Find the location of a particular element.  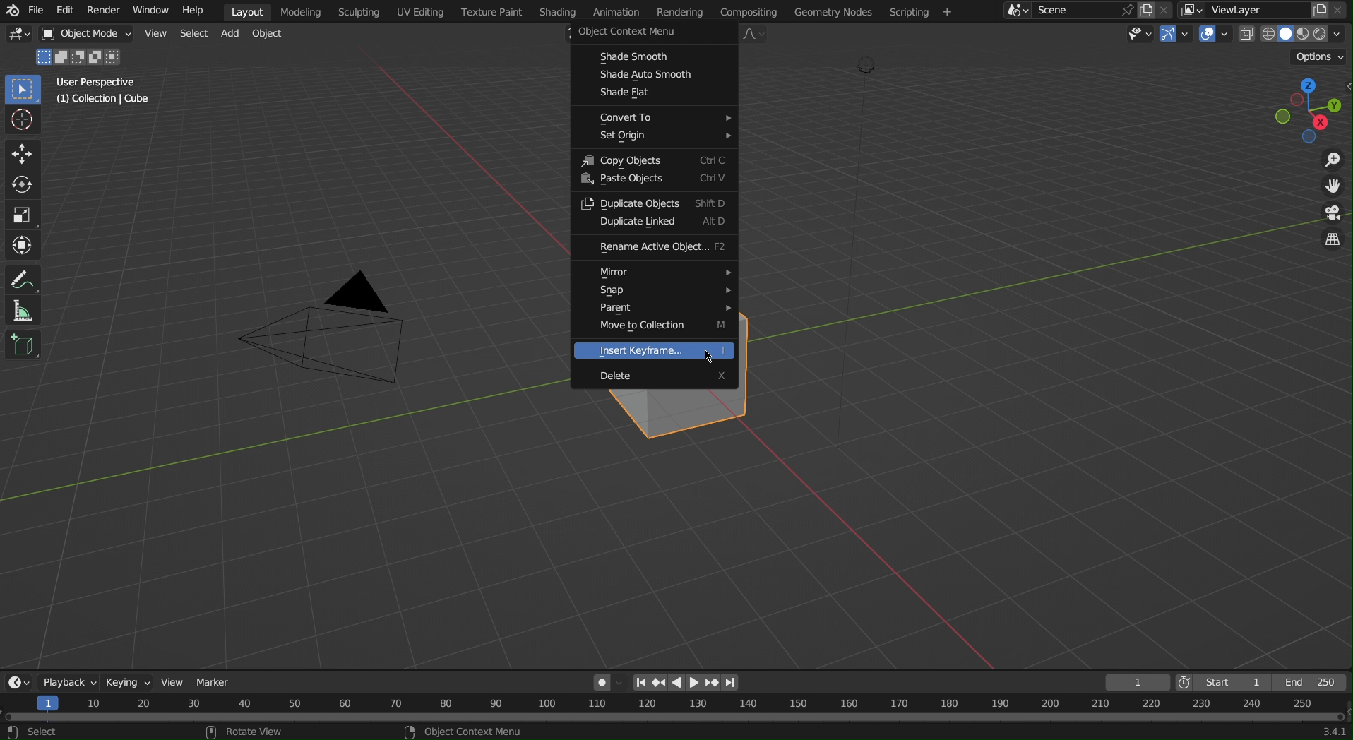

Animation is located at coordinates (618, 11).